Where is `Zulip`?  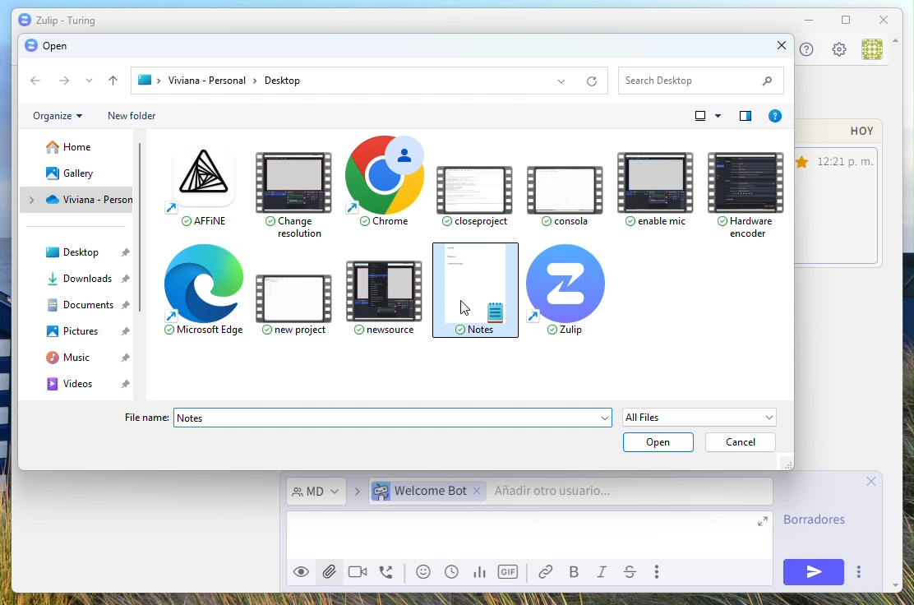
Zulip is located at coordinates (568, 290).